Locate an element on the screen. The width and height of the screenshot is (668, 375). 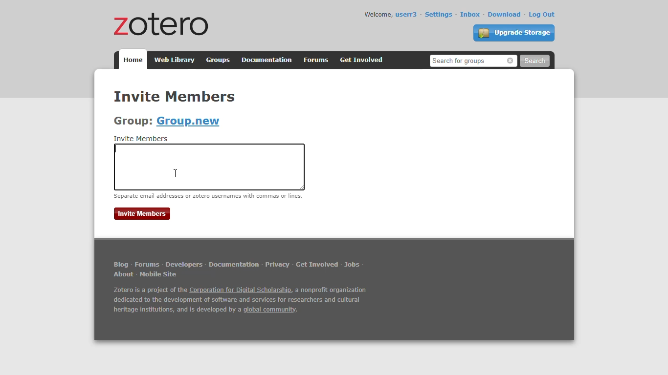
Zotero is a project of the Corporation for Digital Scholarship, a nonprofit organization
dedicated to the development of software and services for researchers and cultural
heritage institutions, and is developed by a global community. is located at coordinates (239, 301).